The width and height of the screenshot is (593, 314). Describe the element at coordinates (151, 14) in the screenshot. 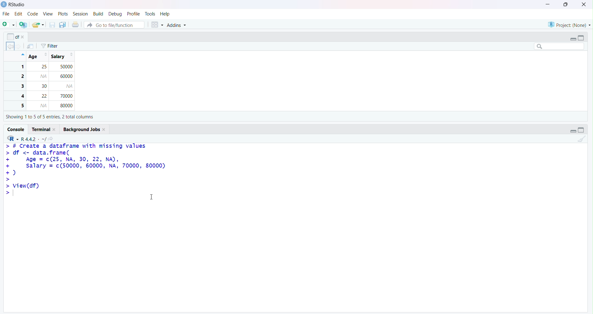

I see `Tools` at that location.